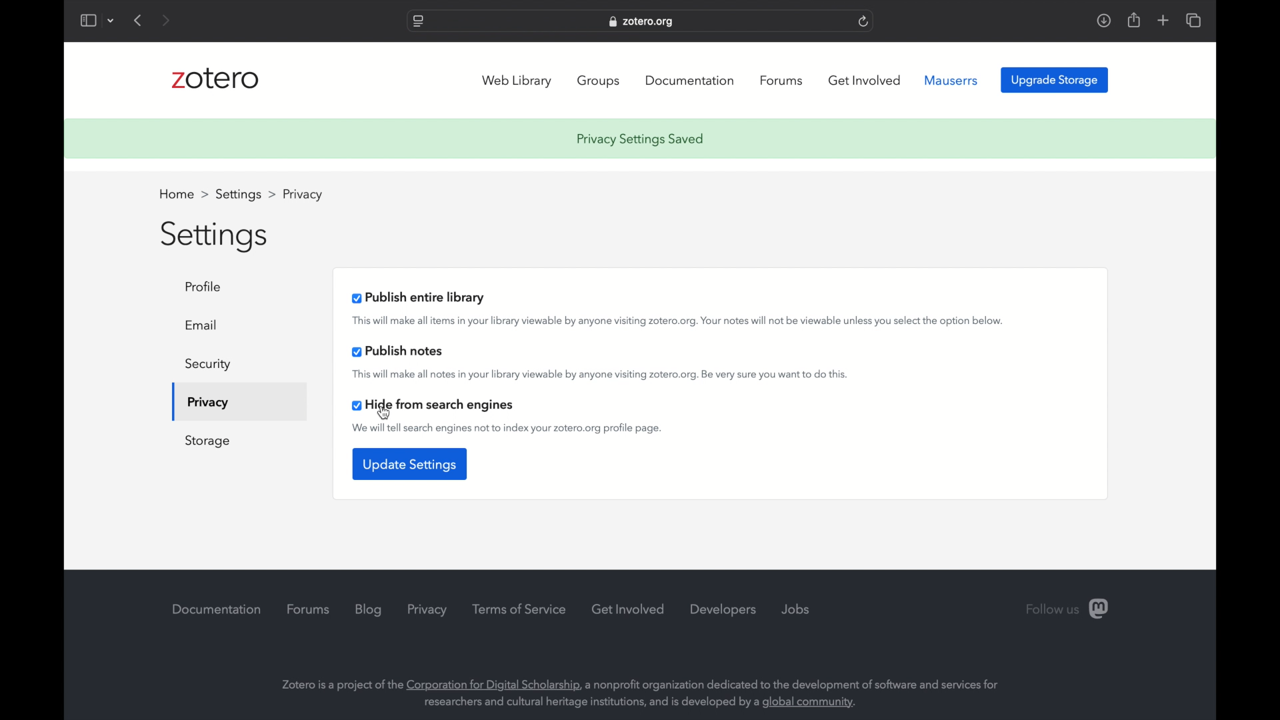 The width and height of the screenshot is (1280, 720). What do you see at coordinates (433, 405) in the screenshot?
I see `hide from search engines` at bounding box center [433, 405].